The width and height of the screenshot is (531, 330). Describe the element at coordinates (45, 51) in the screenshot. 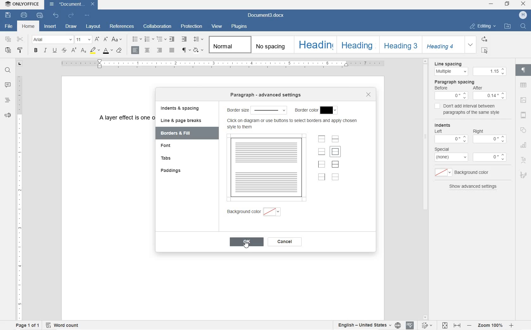

I see `ITALIC` at that location.